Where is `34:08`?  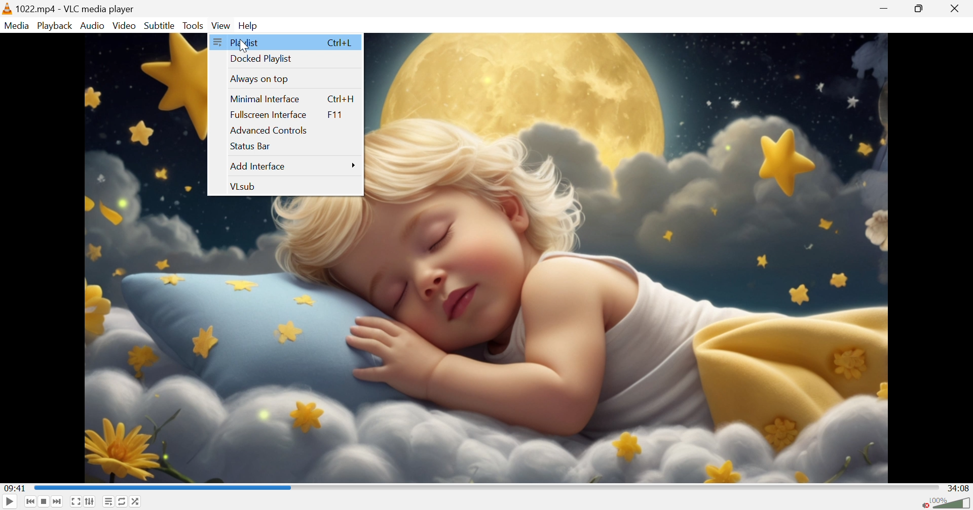 34:08 is located at coordinates (959, 488).